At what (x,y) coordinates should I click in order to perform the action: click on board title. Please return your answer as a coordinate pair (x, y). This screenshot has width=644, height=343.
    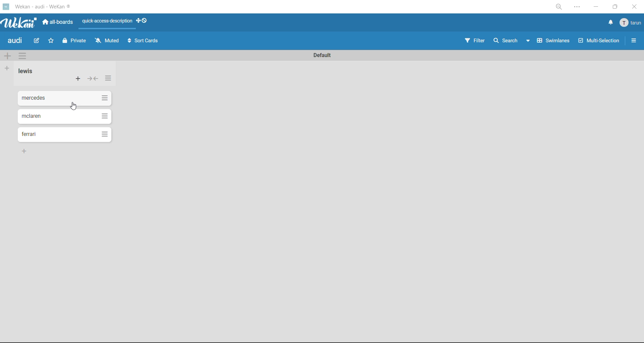
    Looking at the image, I should click on (16, 41).